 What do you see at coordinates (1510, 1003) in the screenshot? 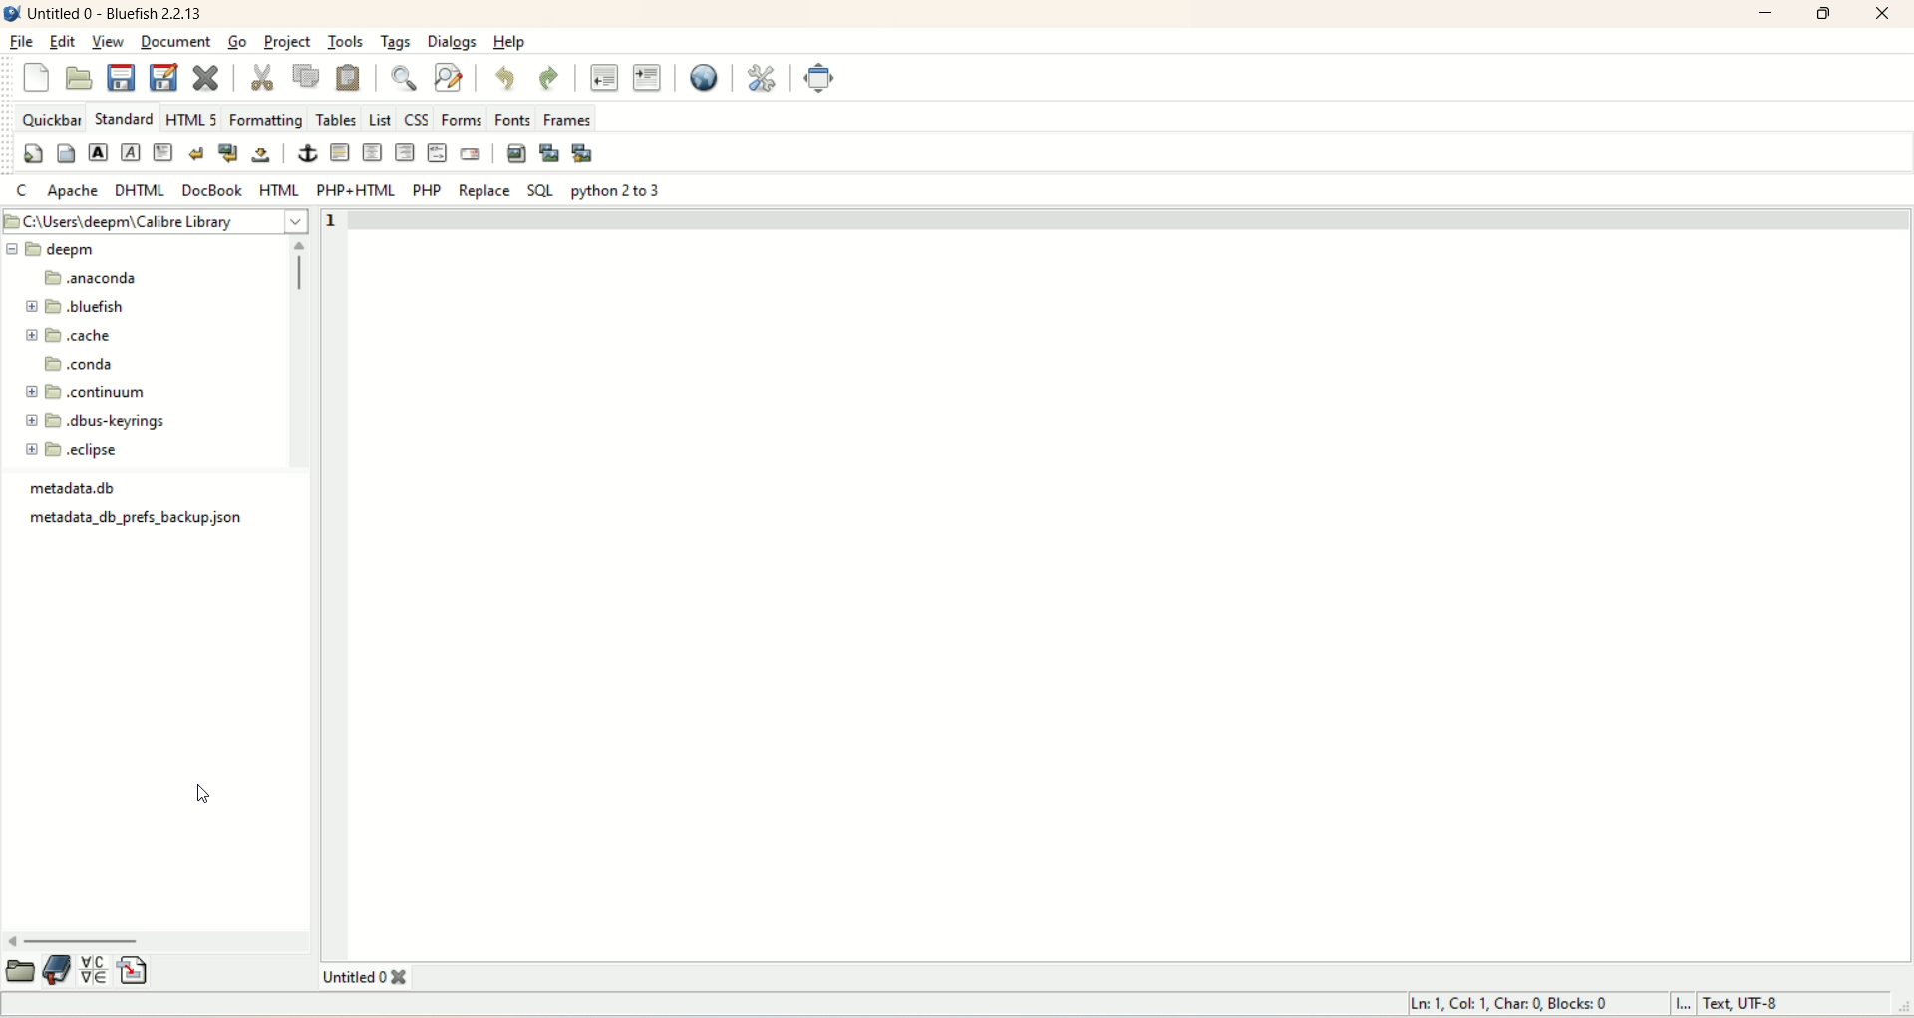
I see `ln, col, char, blocks` at bounding box center [1510, 1003].